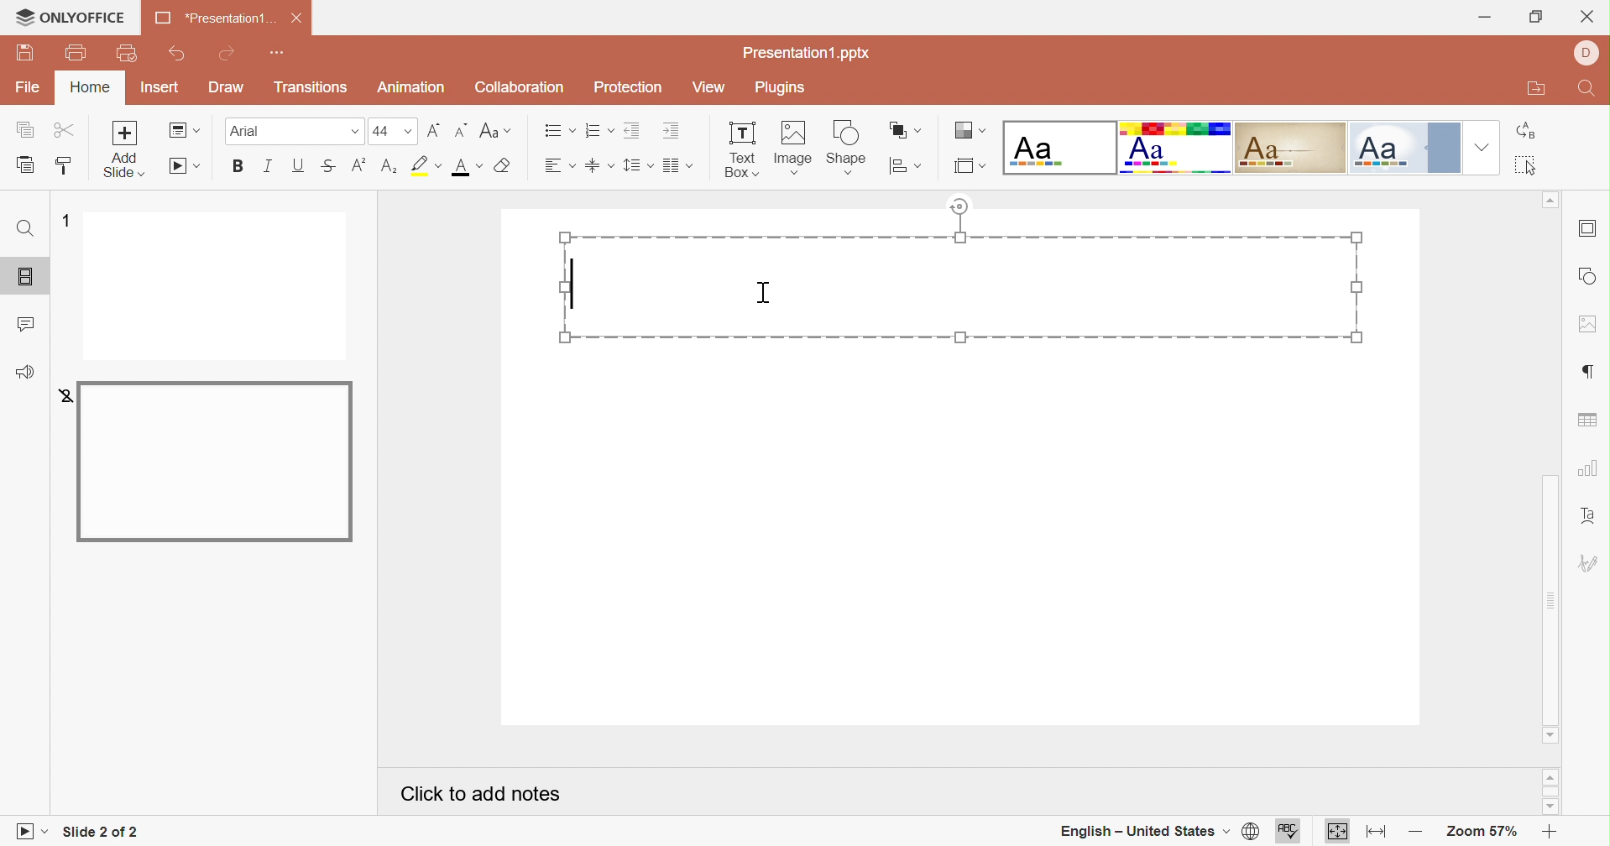  I want to click on Set document language, so click(1253, 833).